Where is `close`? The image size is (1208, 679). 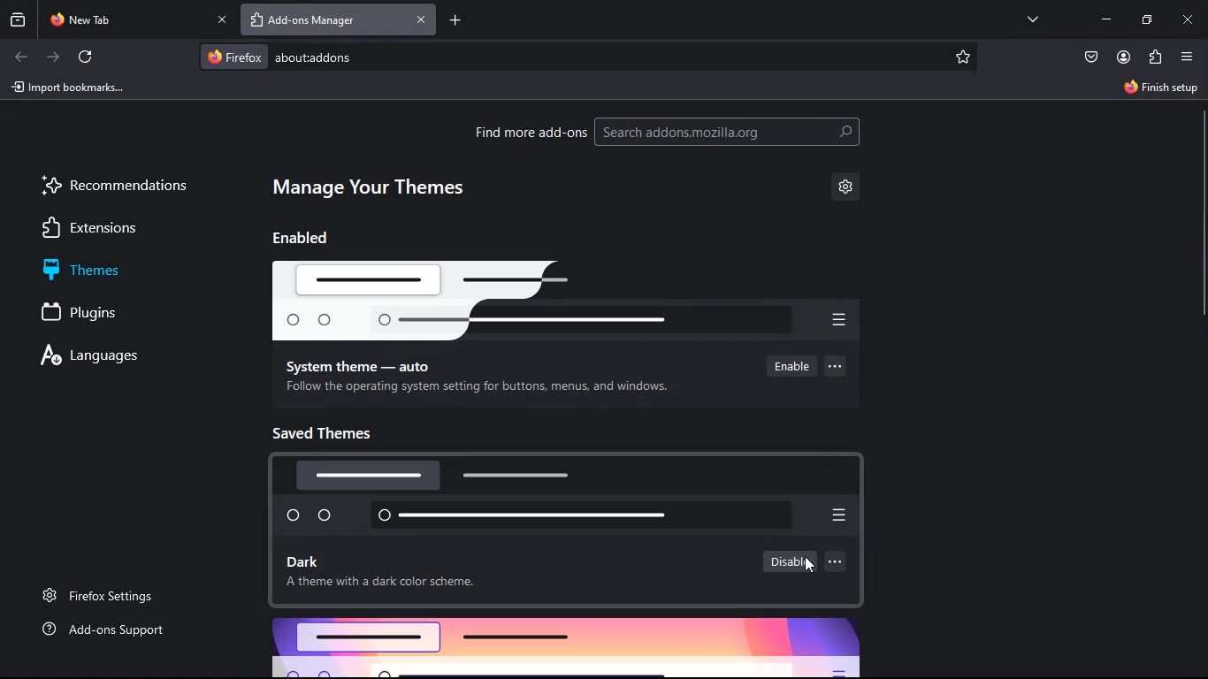 close is located at coordinates (421, 20).